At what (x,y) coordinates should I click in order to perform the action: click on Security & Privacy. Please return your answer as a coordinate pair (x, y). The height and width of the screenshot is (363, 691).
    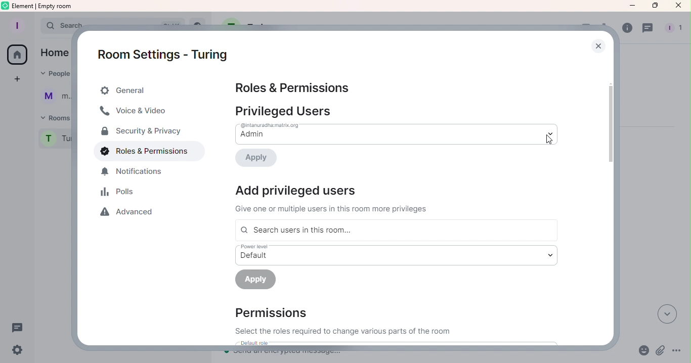
    Looking at the image, I should click on (142, 131).